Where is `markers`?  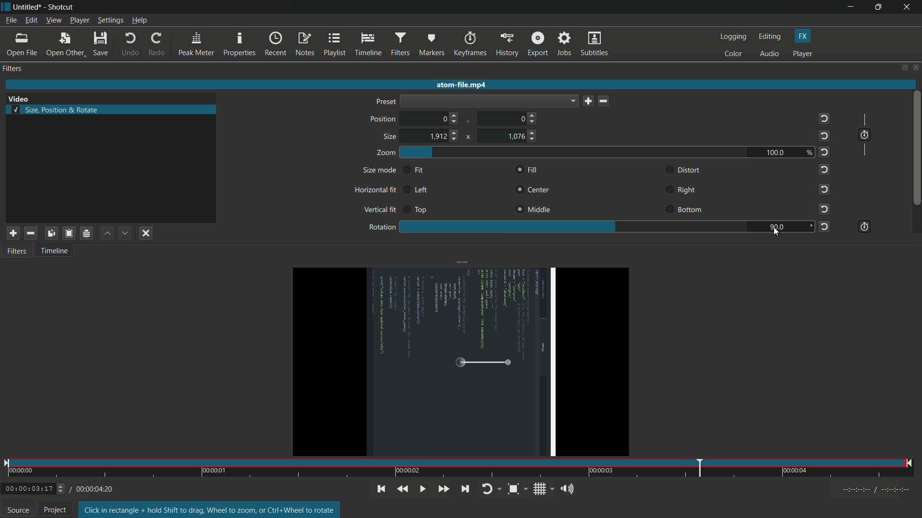
markers is located at coordinates (430, 46).